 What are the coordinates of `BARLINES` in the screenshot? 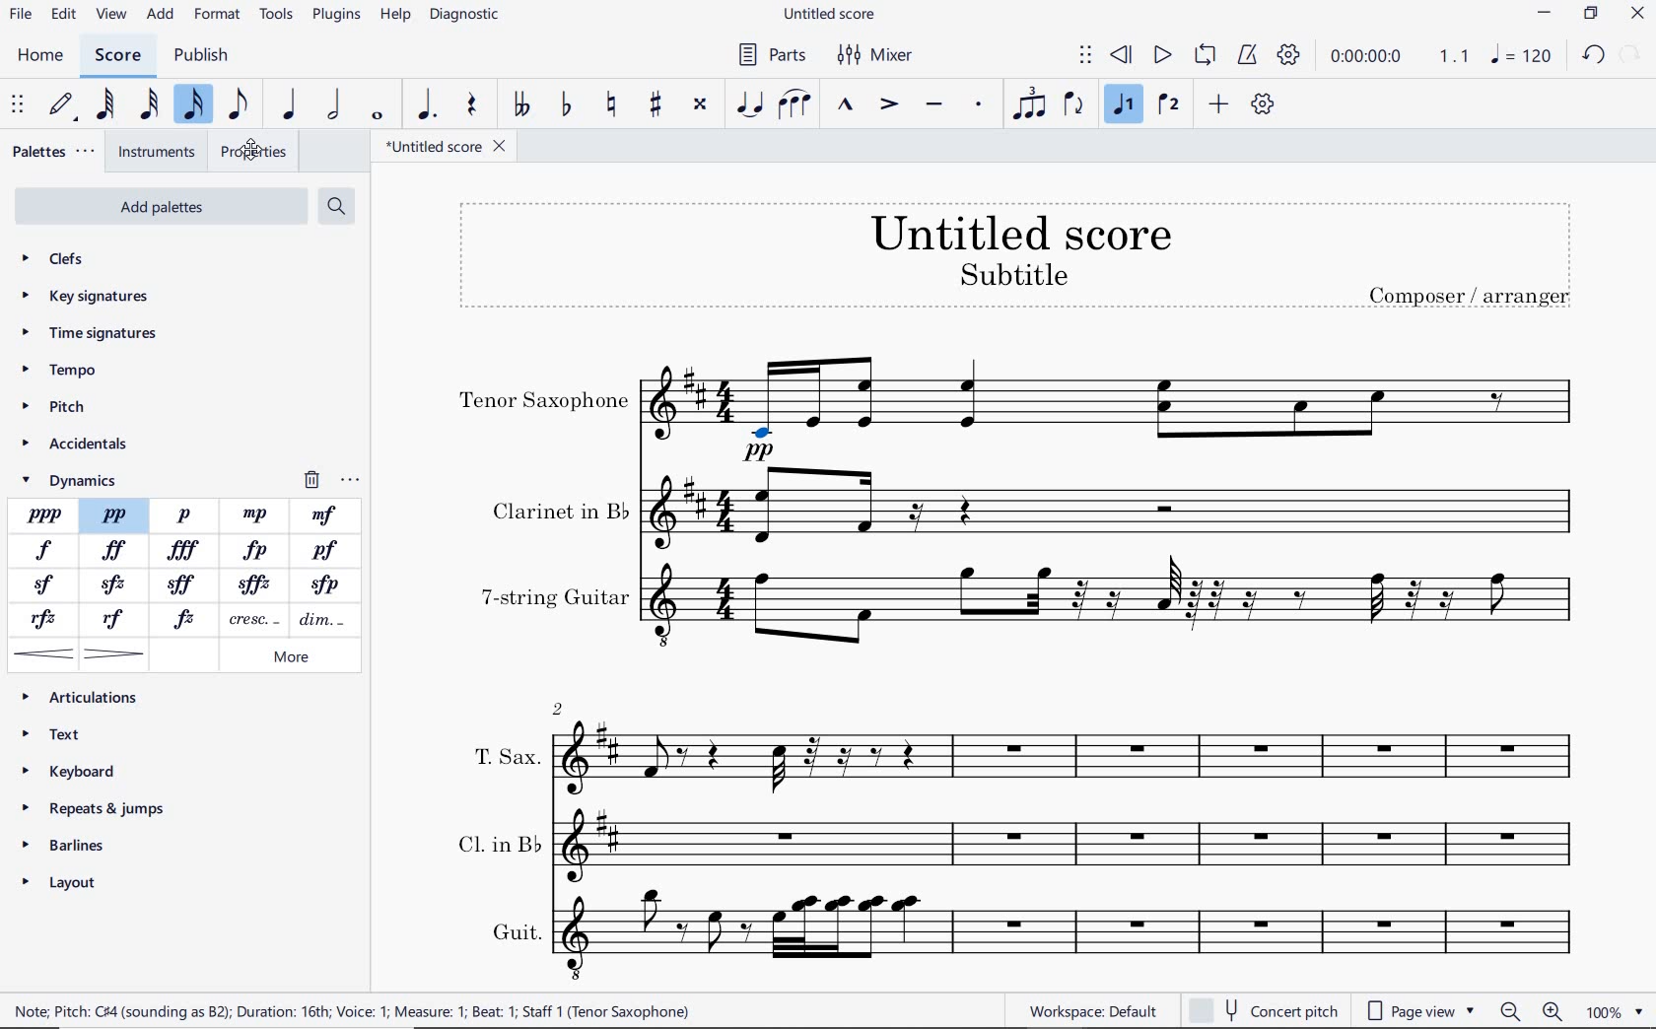 It's located at (67, 845).